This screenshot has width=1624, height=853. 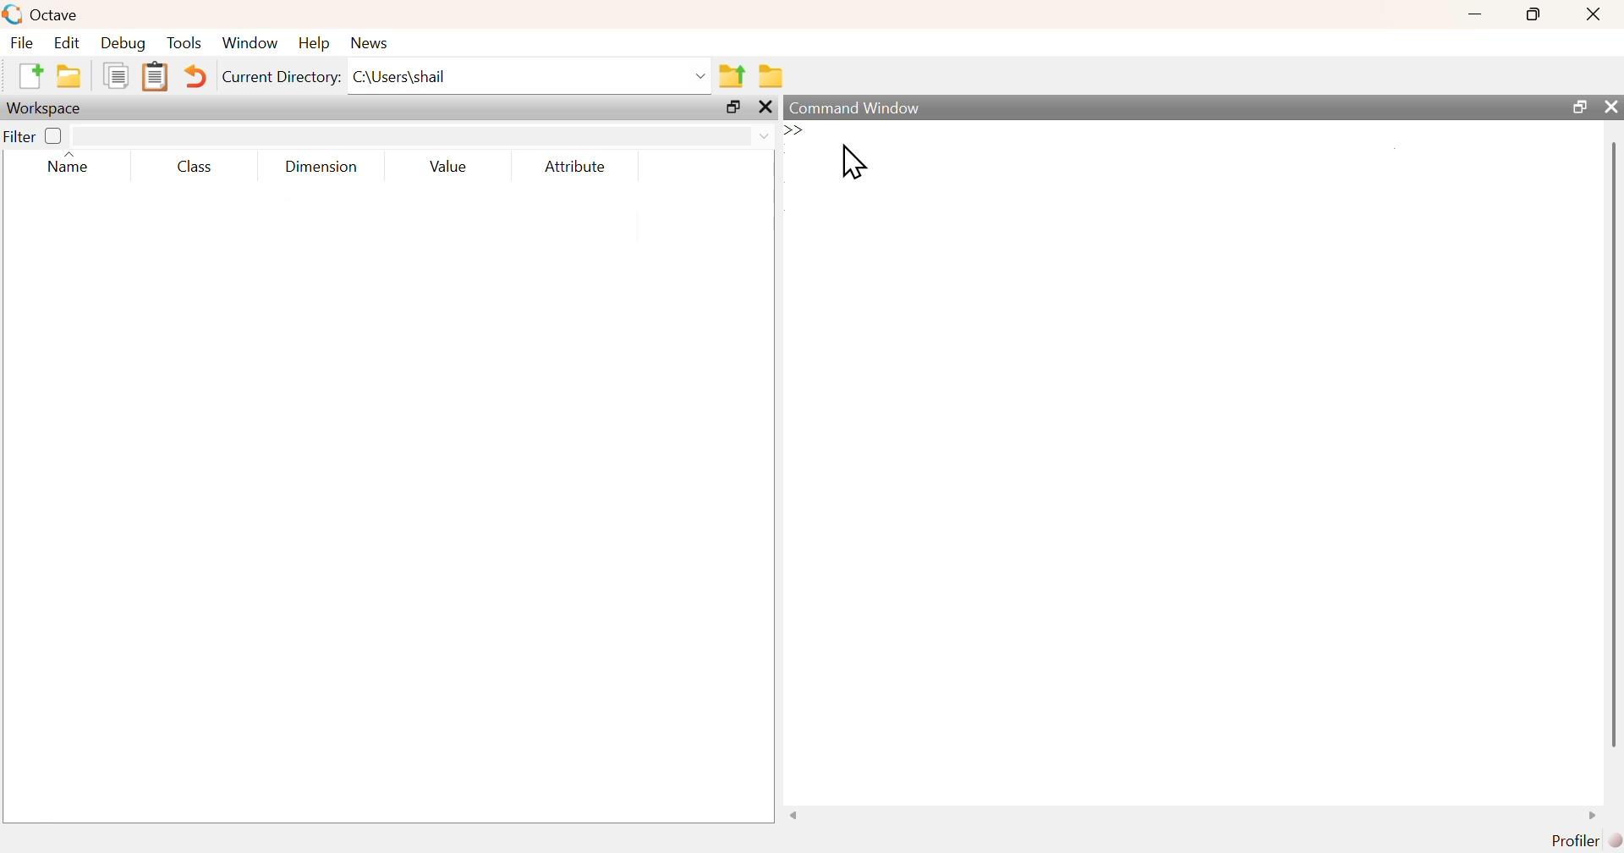 I want to click on scroll right, so click(x=1596, y=815).